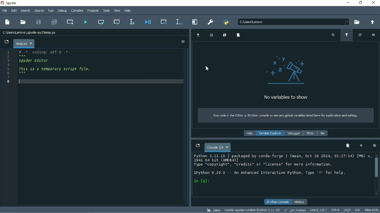 Image resolution: width=380 pixels, height=213 pixels. What do you see at coordinates (377, 168) in the screenshot?
I see `Vertical scrollbar` at bounding box center [377, 168].